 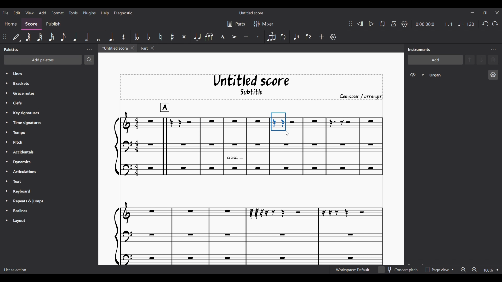 What do you see at coordinates (394, 24) in the screenshot?
I see `Metronome` at bounding box center [394, 24].